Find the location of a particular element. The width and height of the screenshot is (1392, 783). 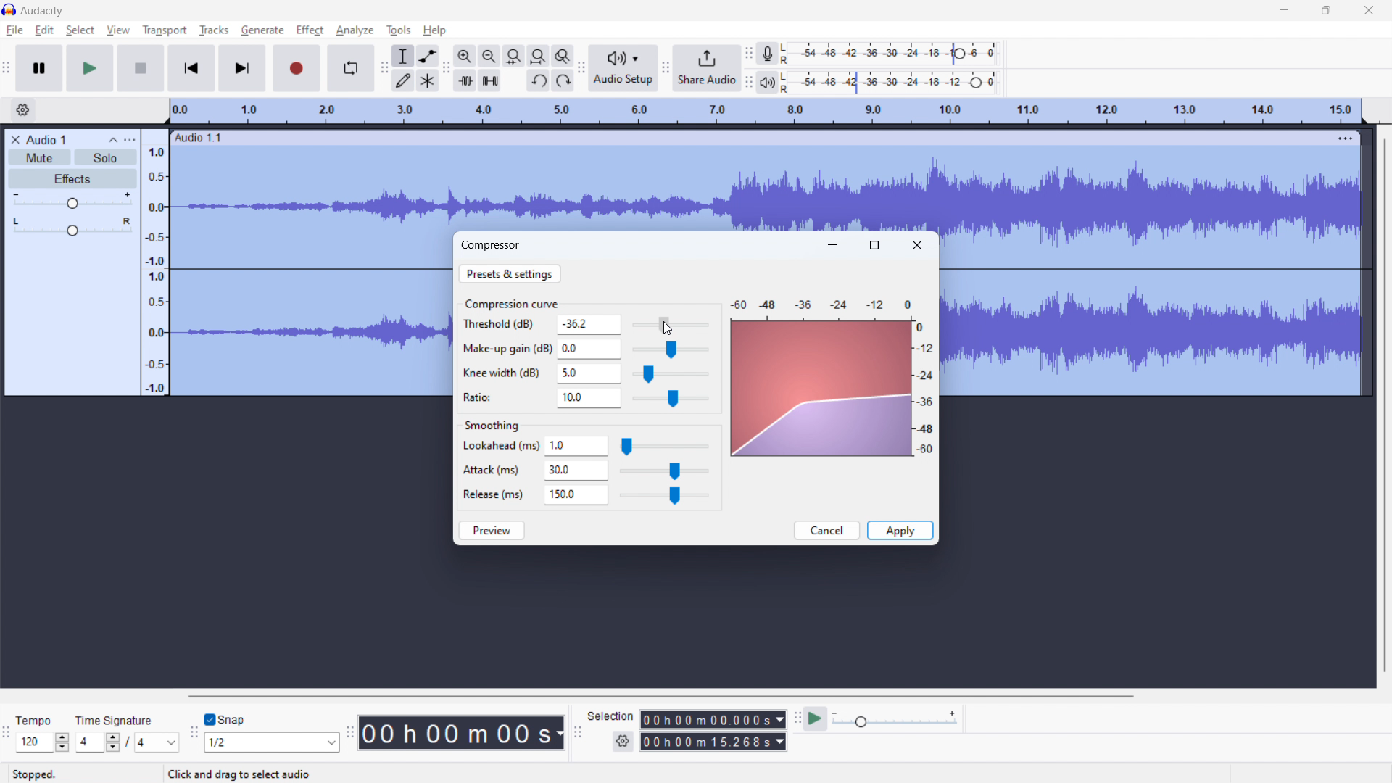

00 h 00 m 00 s is located at coordinates (461, 729).